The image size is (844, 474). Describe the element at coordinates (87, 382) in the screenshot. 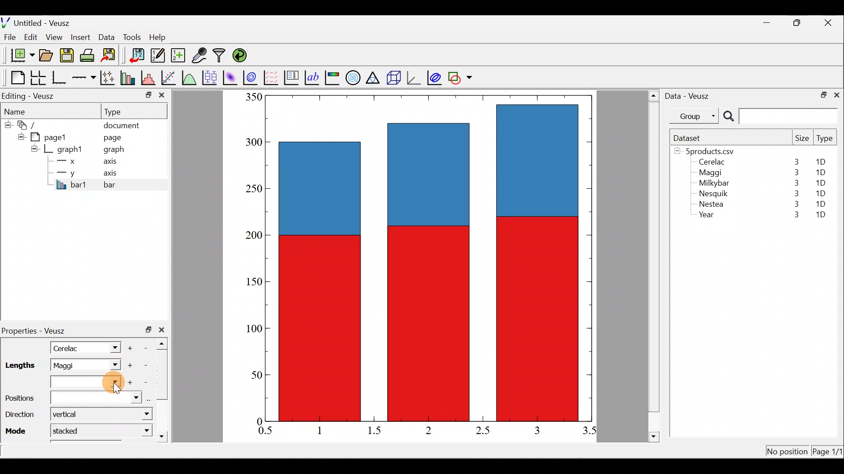

I see `Length dropdown` at that location.